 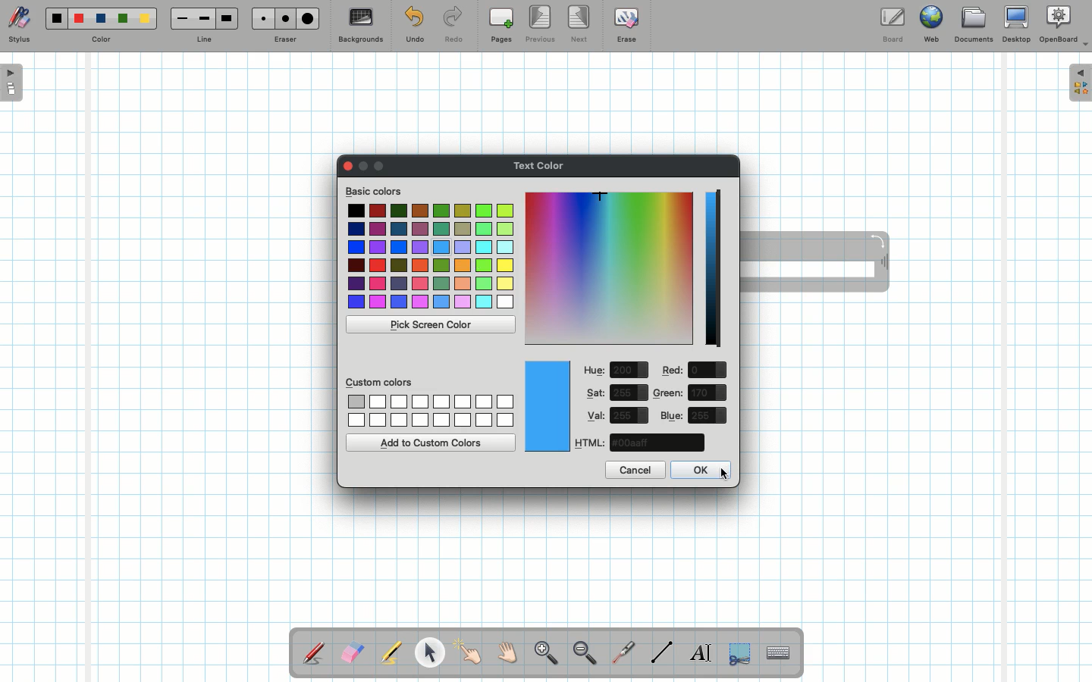 What do you see at coordinates (717, 270) in the screenshot?
I see `Darkness` at bounding box center [717, 270].